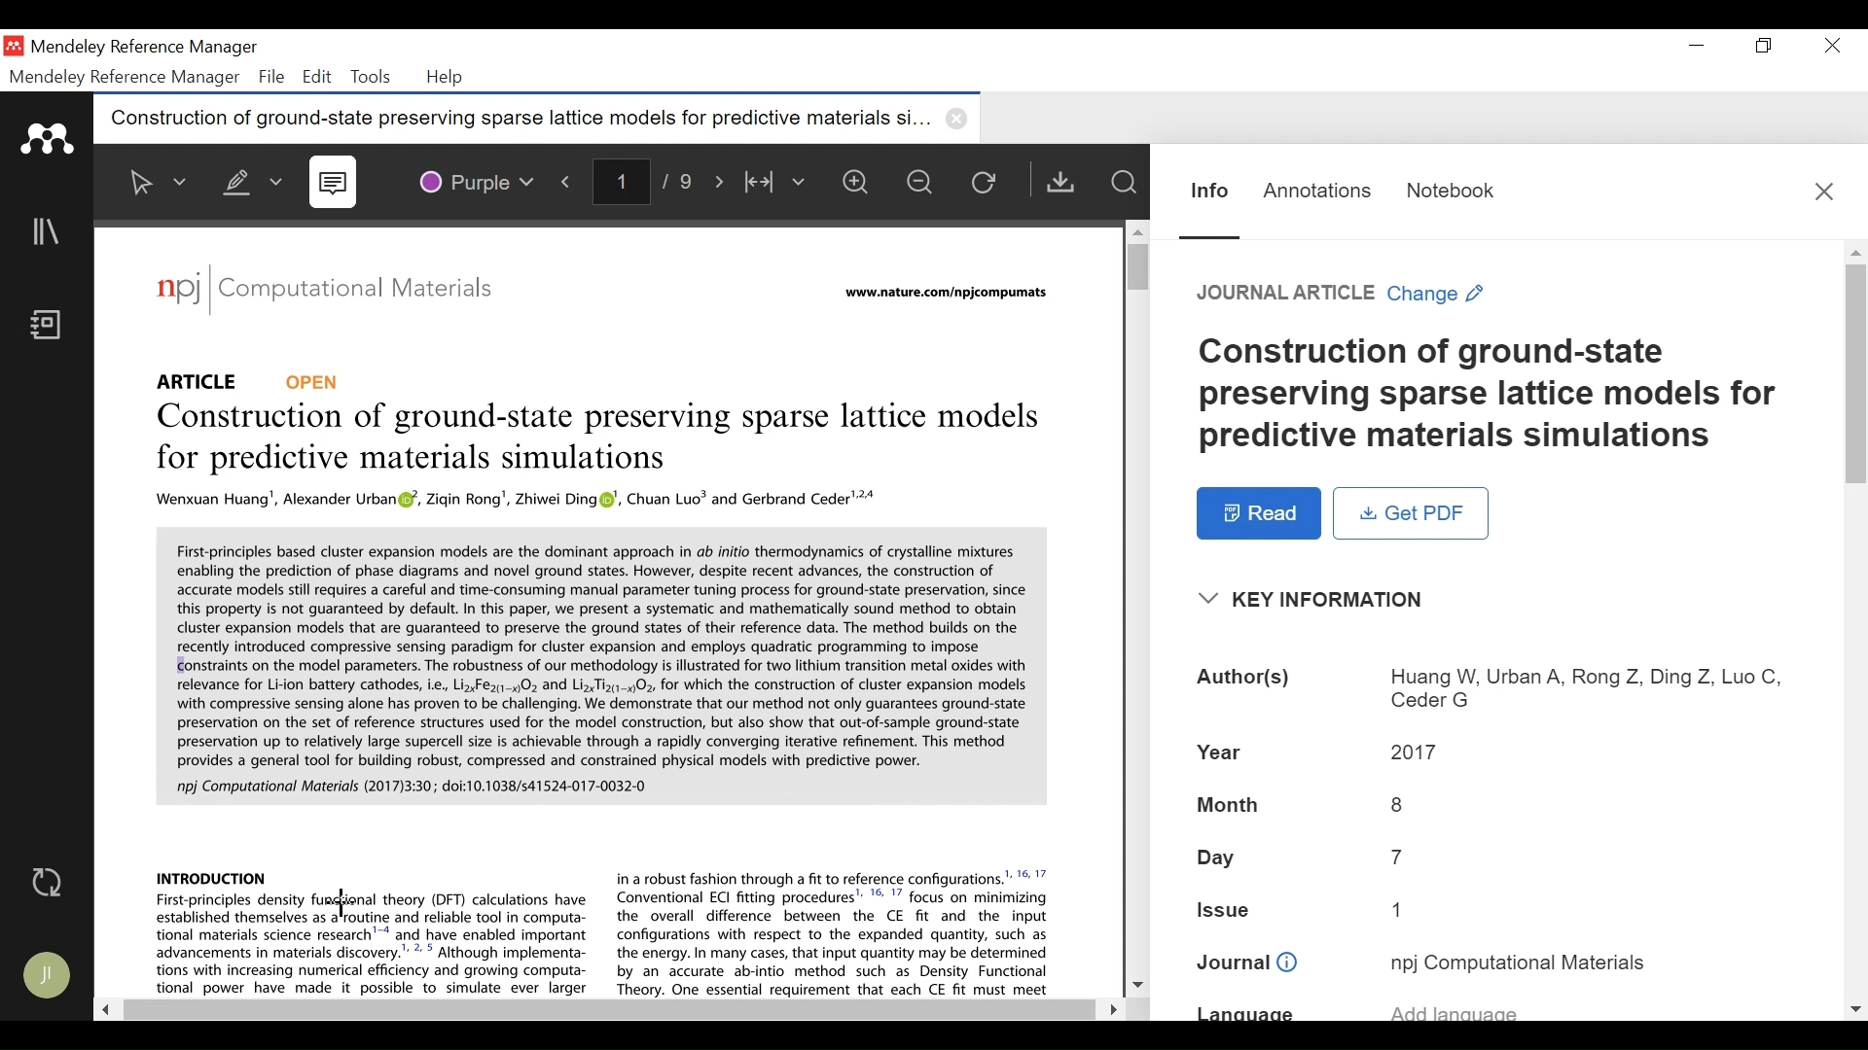 The height and width of the screenshot is (1050, 1868). What do you see at coordinates (370, 77) in the screenshot?
I see `Tools` at bounding box center [370, 77].